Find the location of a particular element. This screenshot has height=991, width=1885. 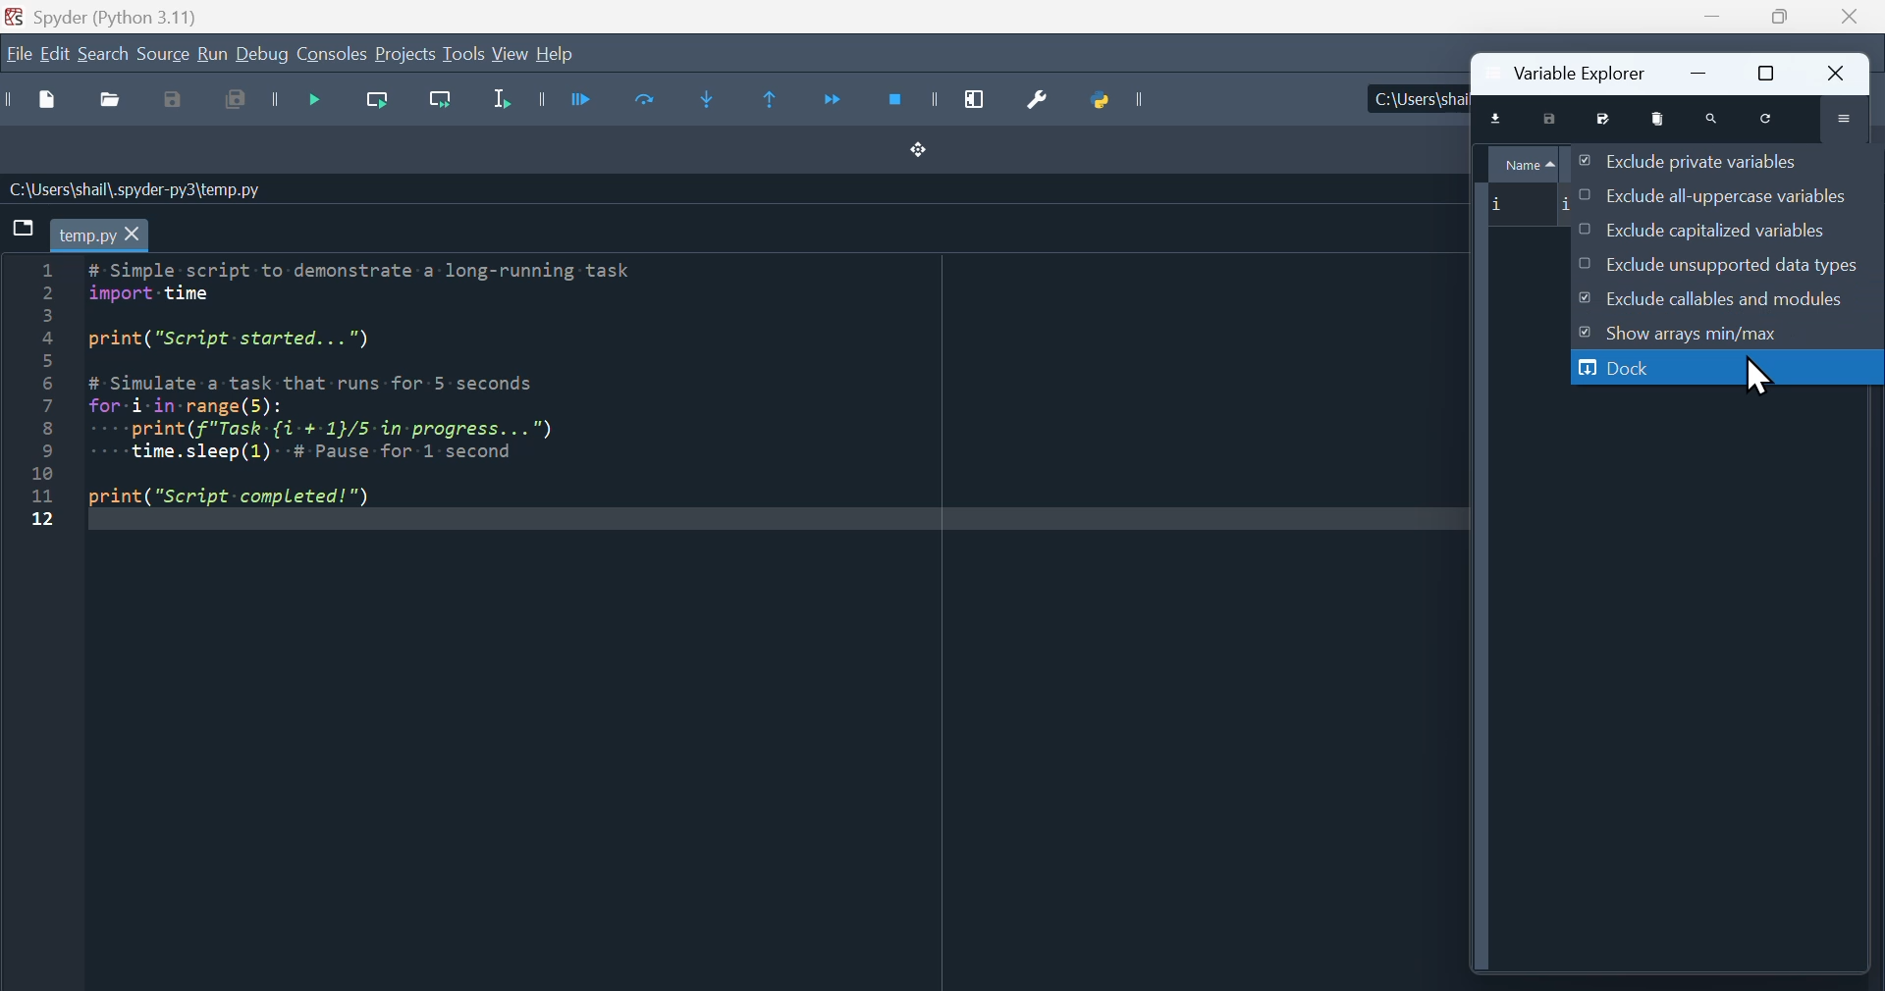

Stop debugging is located at coordinates (908, 100).